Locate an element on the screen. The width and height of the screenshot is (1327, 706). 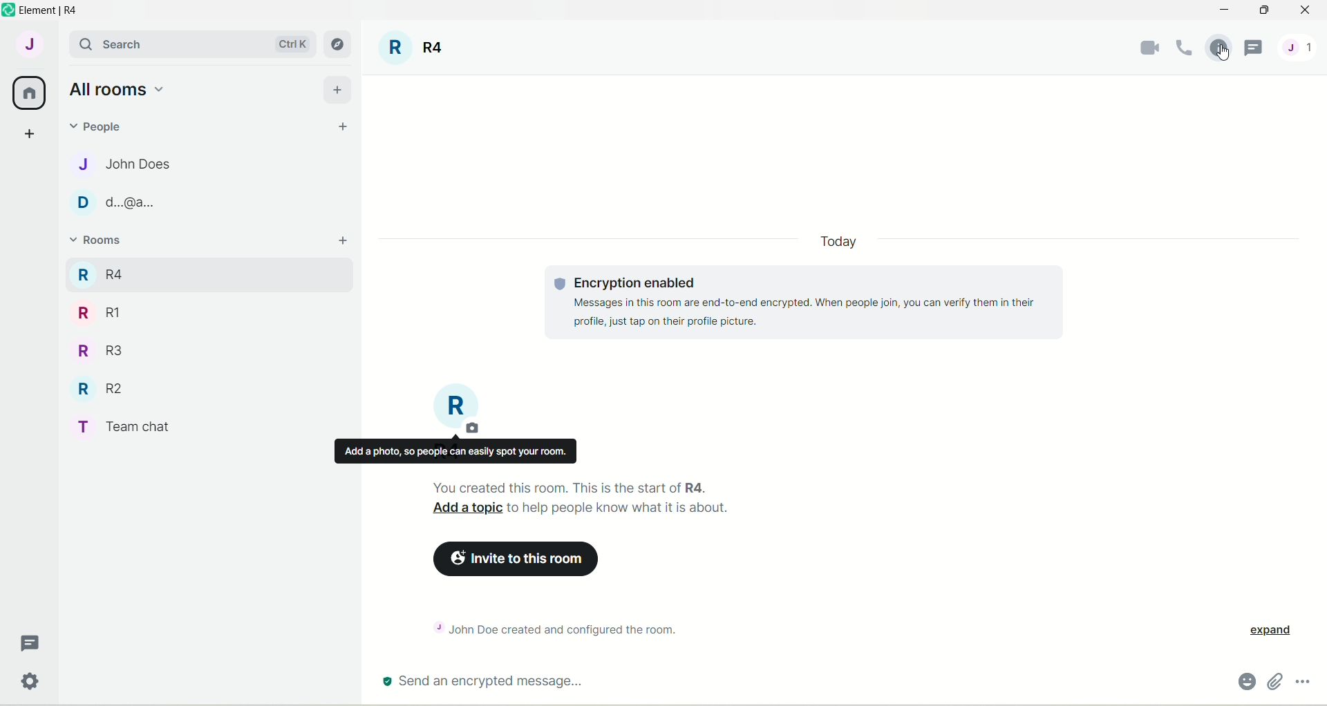
room info is located at coordinates (1216, 50).